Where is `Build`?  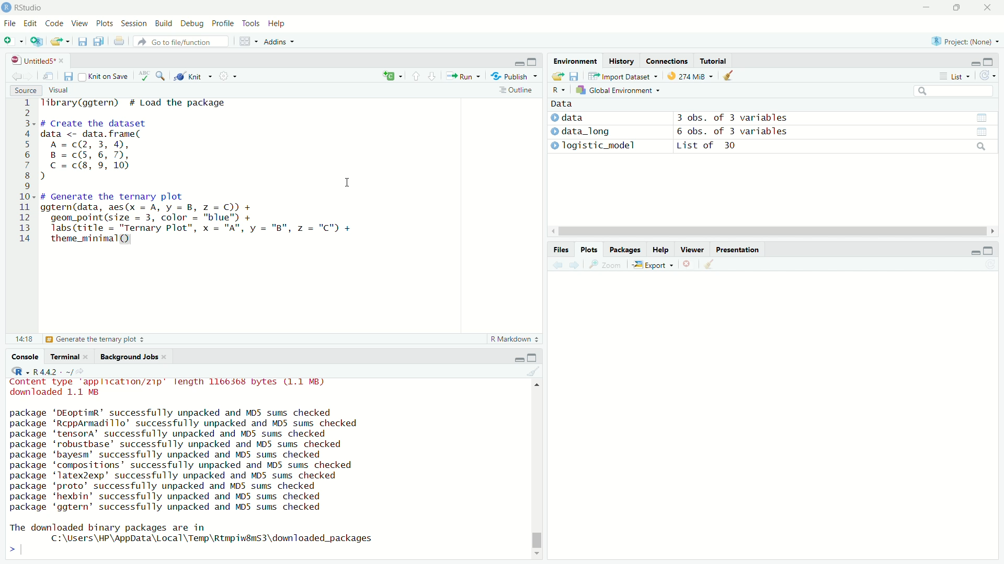 Build is located at coordinates (161, 22).